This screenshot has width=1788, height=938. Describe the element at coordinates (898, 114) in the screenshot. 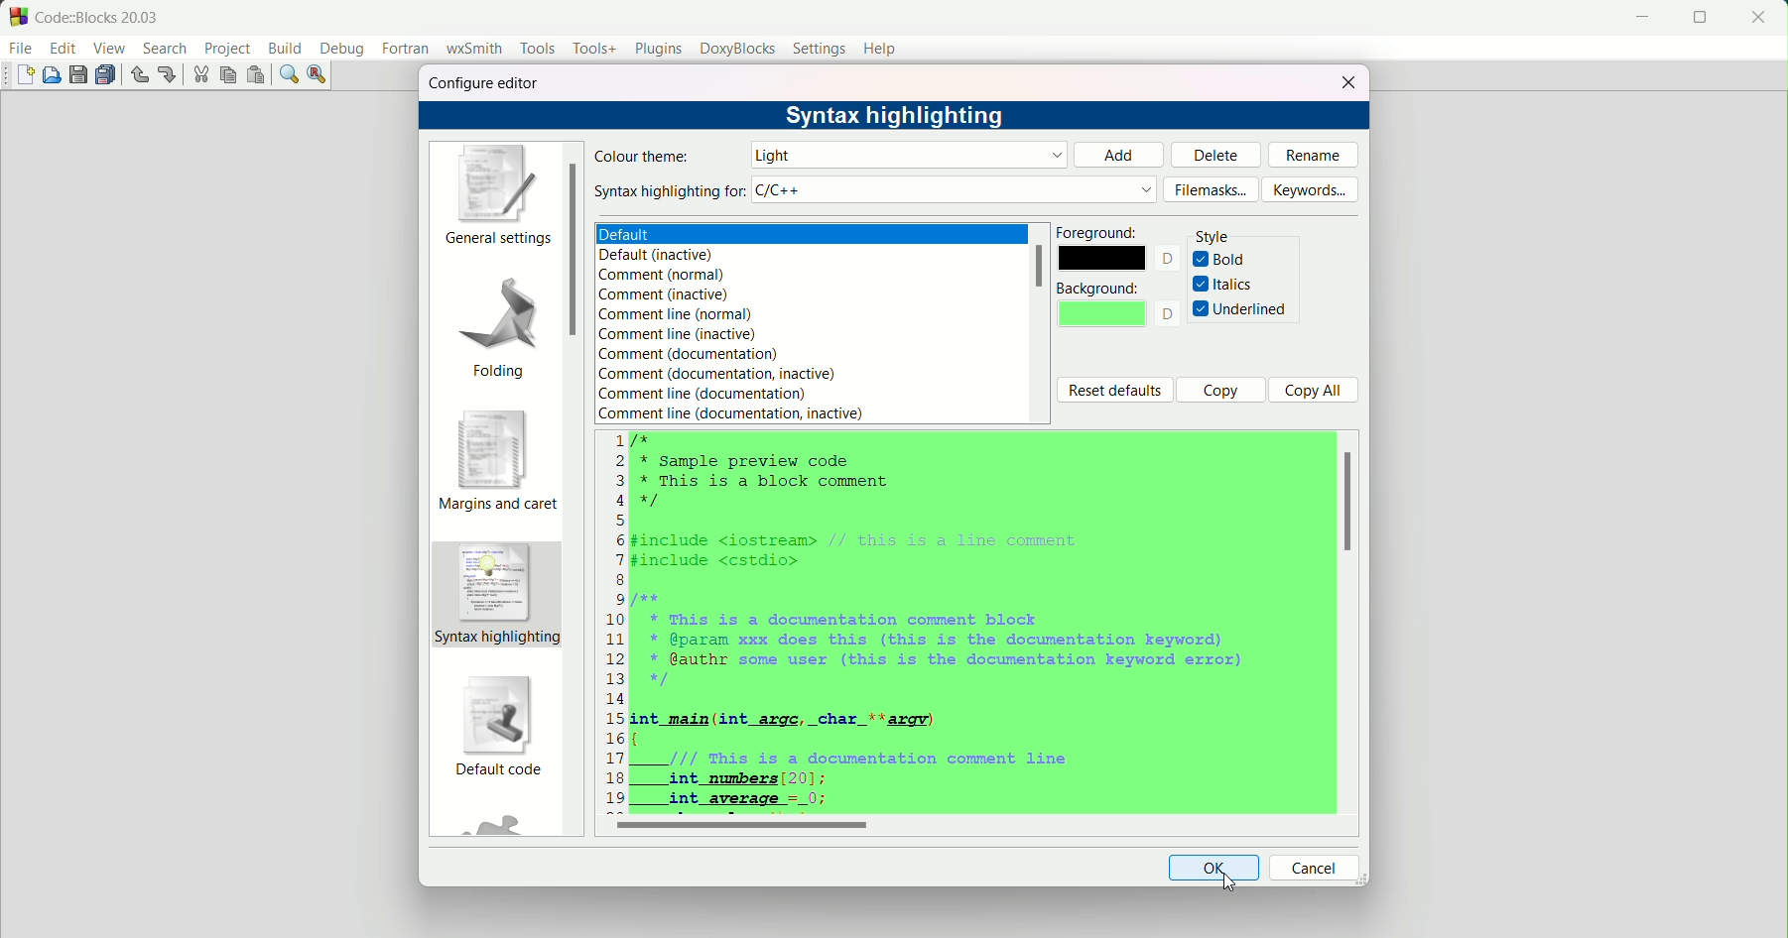

I see `syntax highlight` at that location.